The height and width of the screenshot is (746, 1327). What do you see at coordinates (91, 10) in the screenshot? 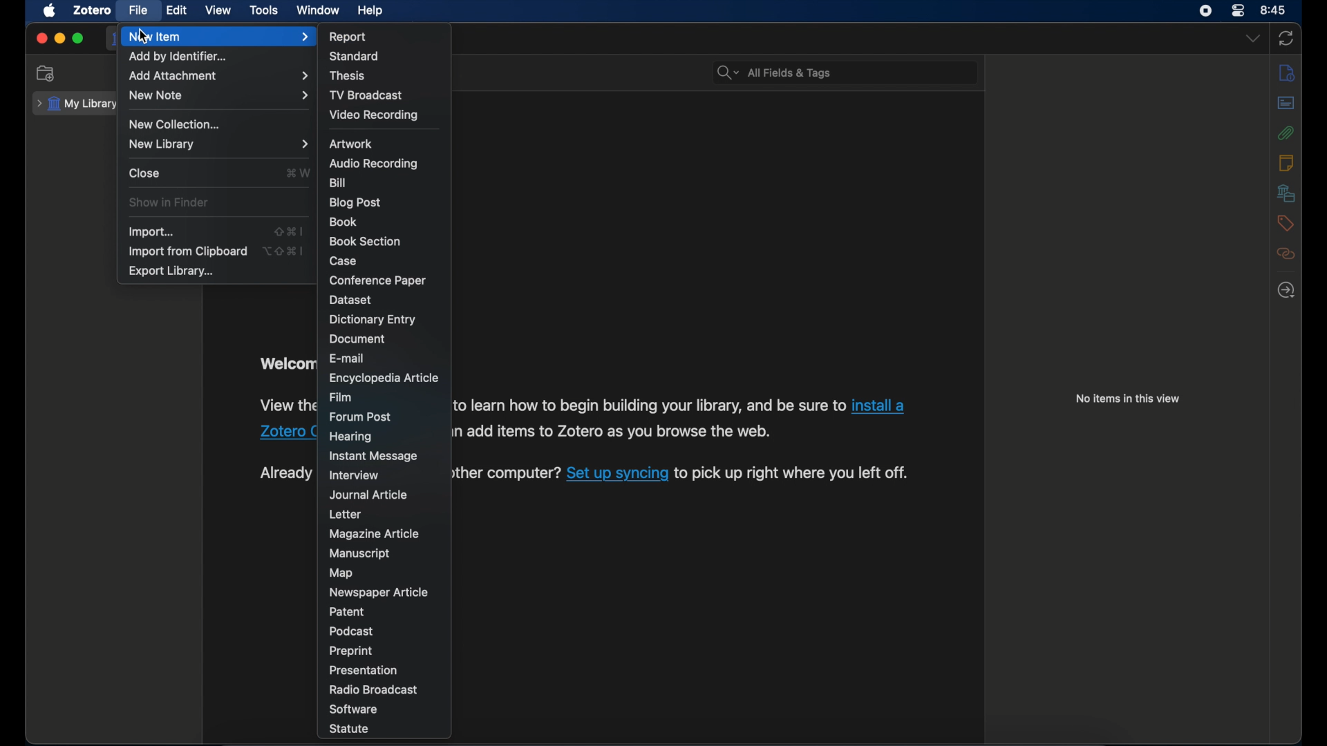
I see `zotero` at bounding box center [91, 10].